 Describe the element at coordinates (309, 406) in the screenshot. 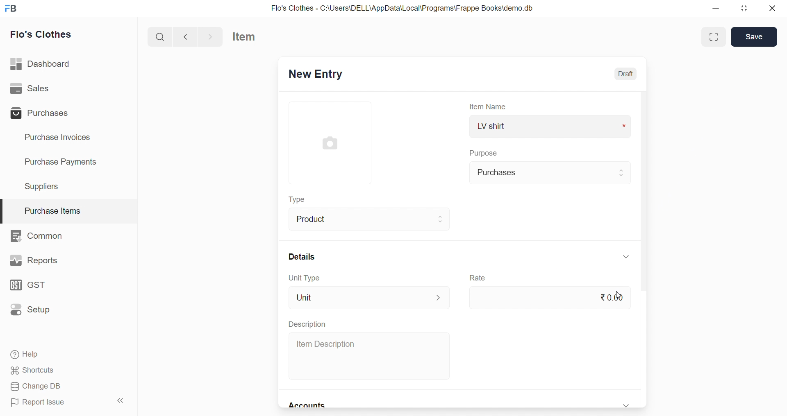

I see `Accounts` at that location.